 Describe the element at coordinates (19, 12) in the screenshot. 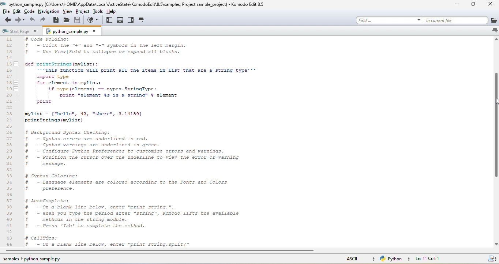

I see `edit` at that location.